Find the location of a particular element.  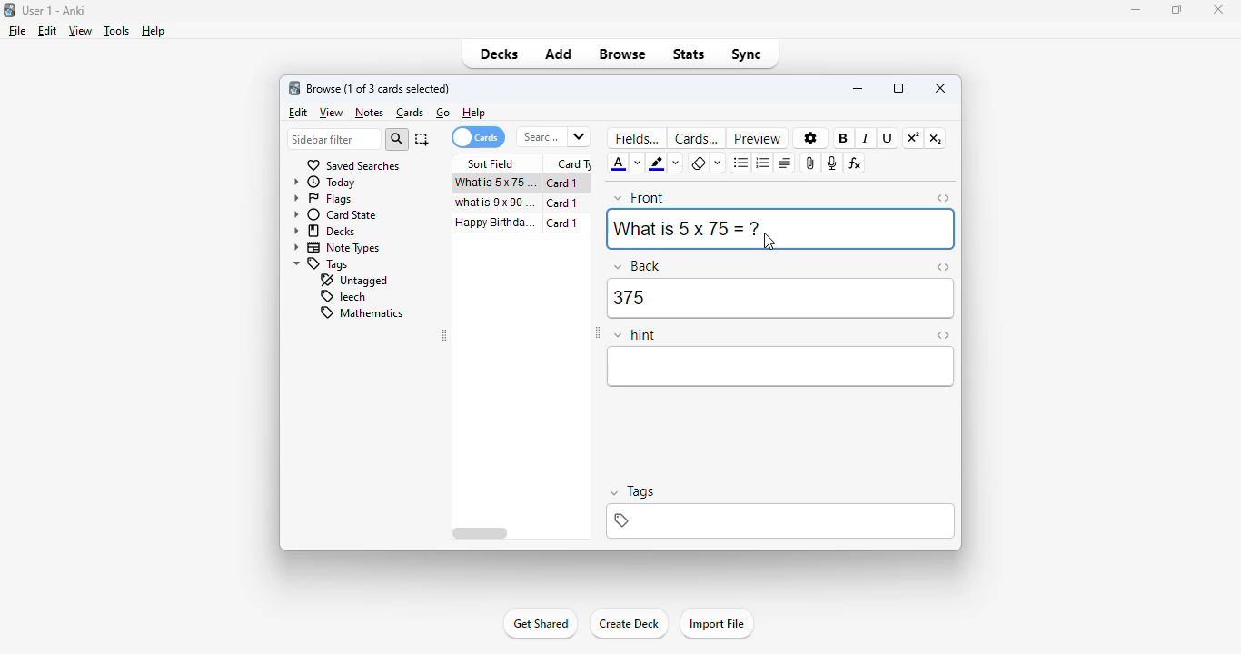

select is located at coordinates (422, 139).